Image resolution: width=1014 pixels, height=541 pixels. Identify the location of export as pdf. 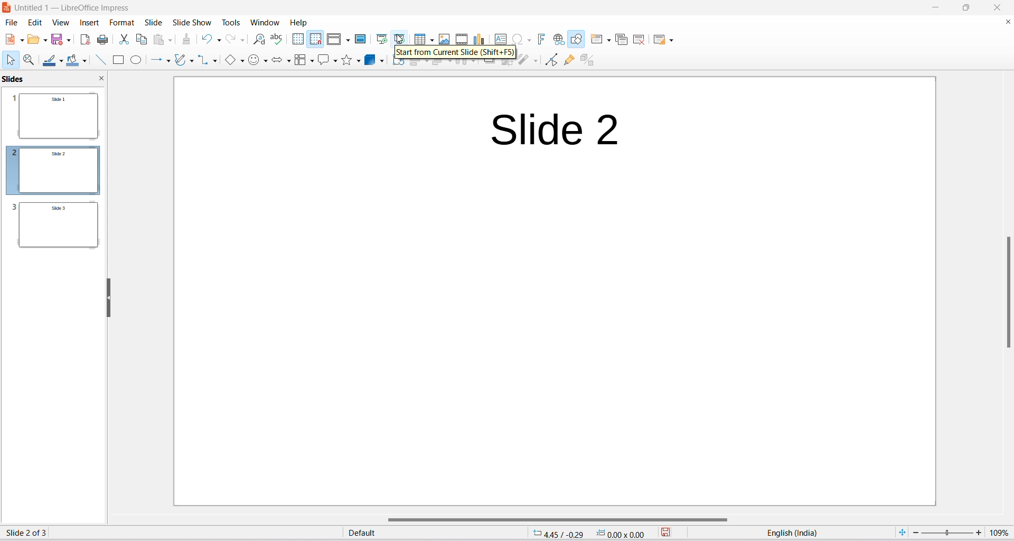
(84, 41).